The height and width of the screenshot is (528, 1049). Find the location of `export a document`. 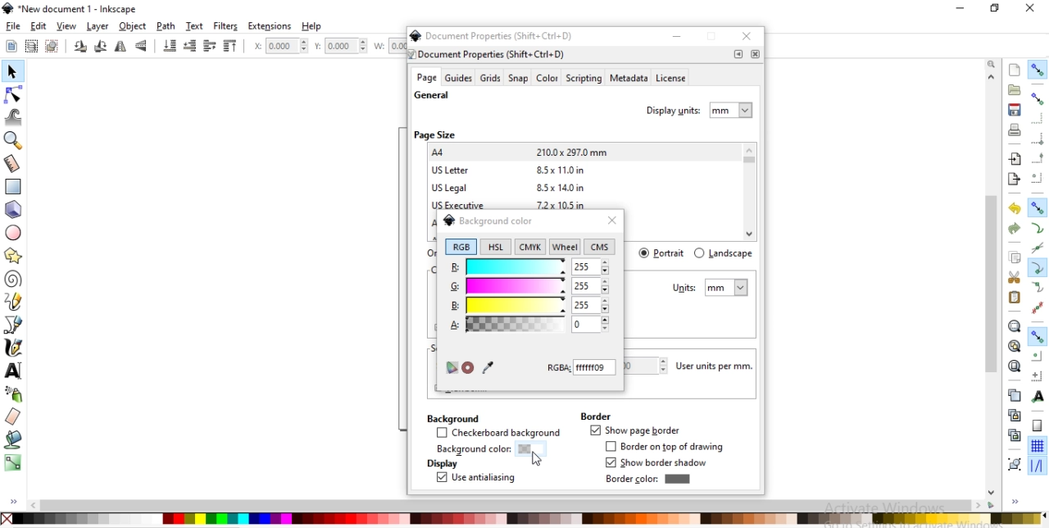

export a document is located at coordinates (1014, 180).